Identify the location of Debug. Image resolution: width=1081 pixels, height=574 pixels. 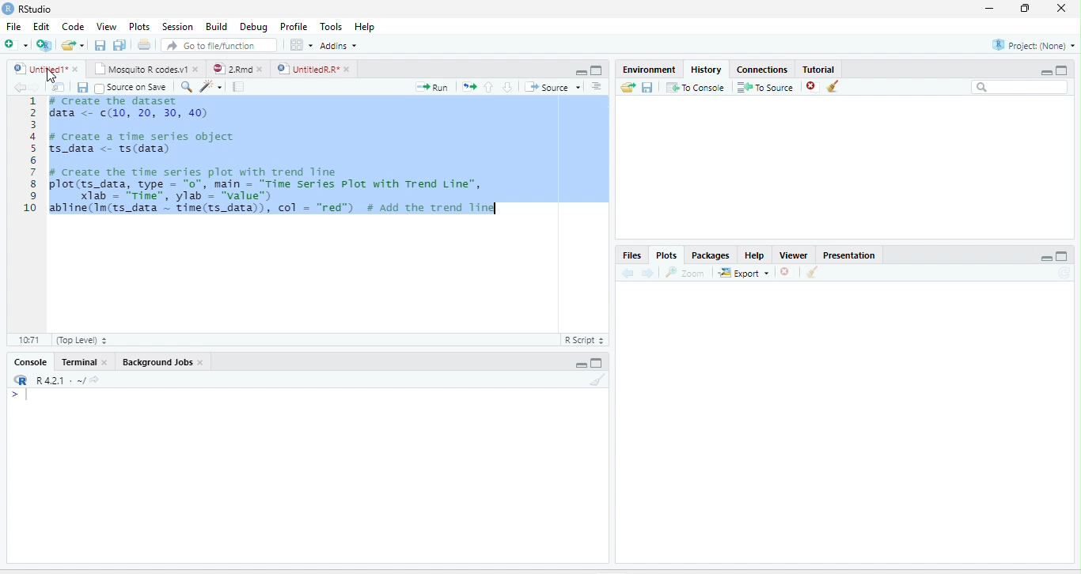
(253, 27).